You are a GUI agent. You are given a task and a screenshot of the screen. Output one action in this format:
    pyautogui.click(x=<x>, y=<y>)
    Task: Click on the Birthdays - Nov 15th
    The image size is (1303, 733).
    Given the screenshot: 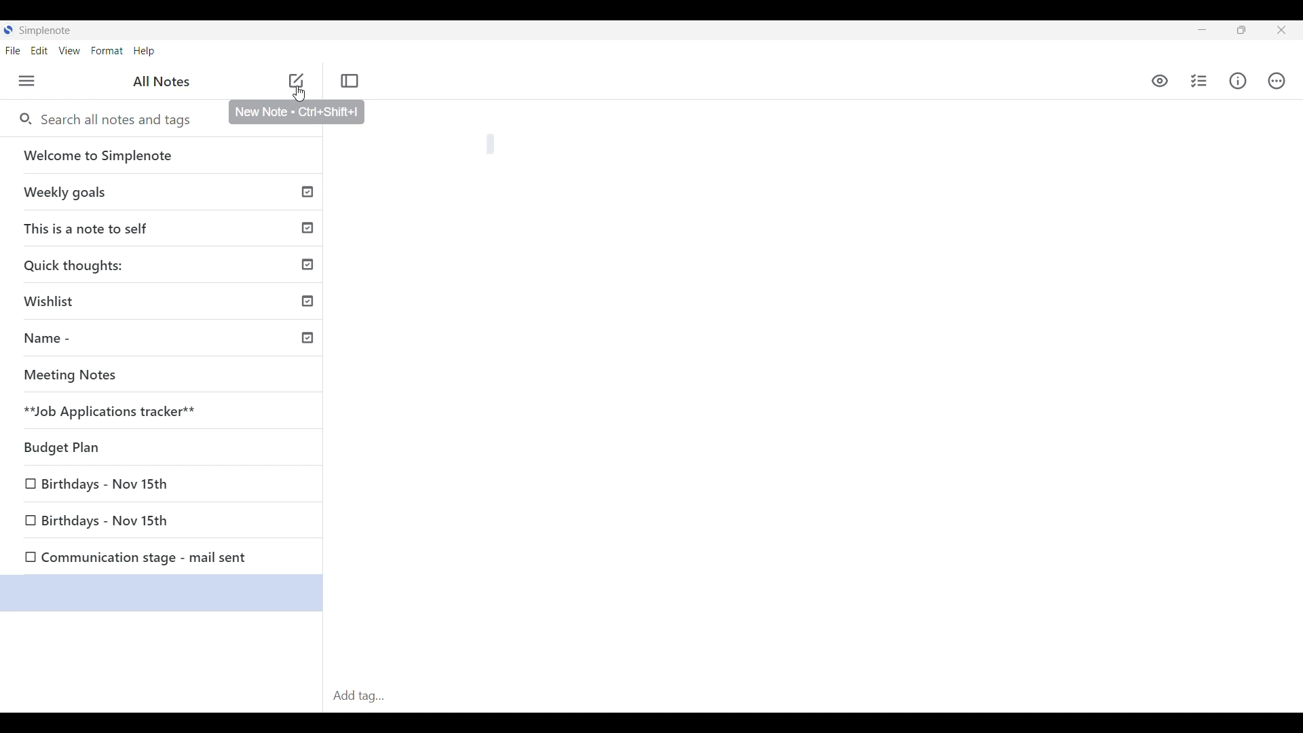 What is the action you would take?
    pyautogui.click(x=164, y=485)
    